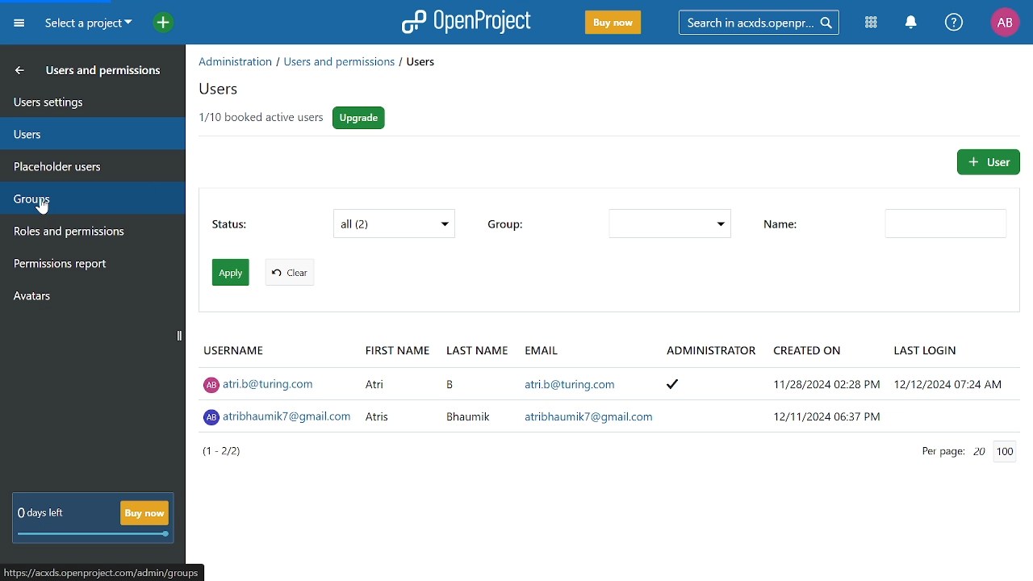  What do you see at coordinates (1005, 23) in the screenshot?
I see `current account "AB"` at bounding box center [1005, 23].